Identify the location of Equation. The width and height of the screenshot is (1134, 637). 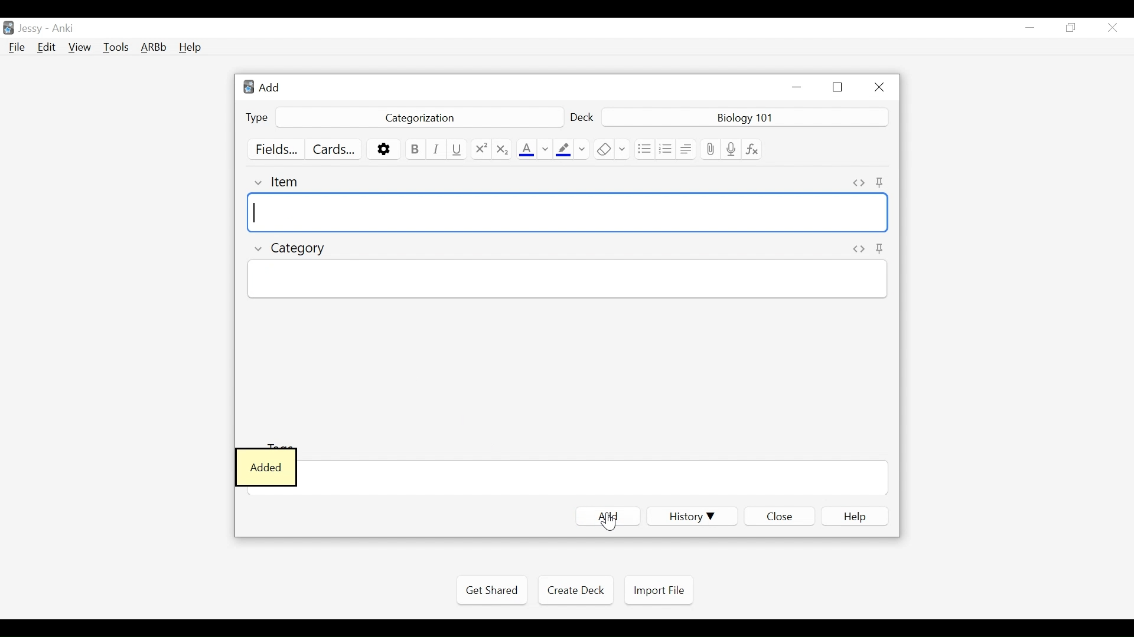
(753, 149).